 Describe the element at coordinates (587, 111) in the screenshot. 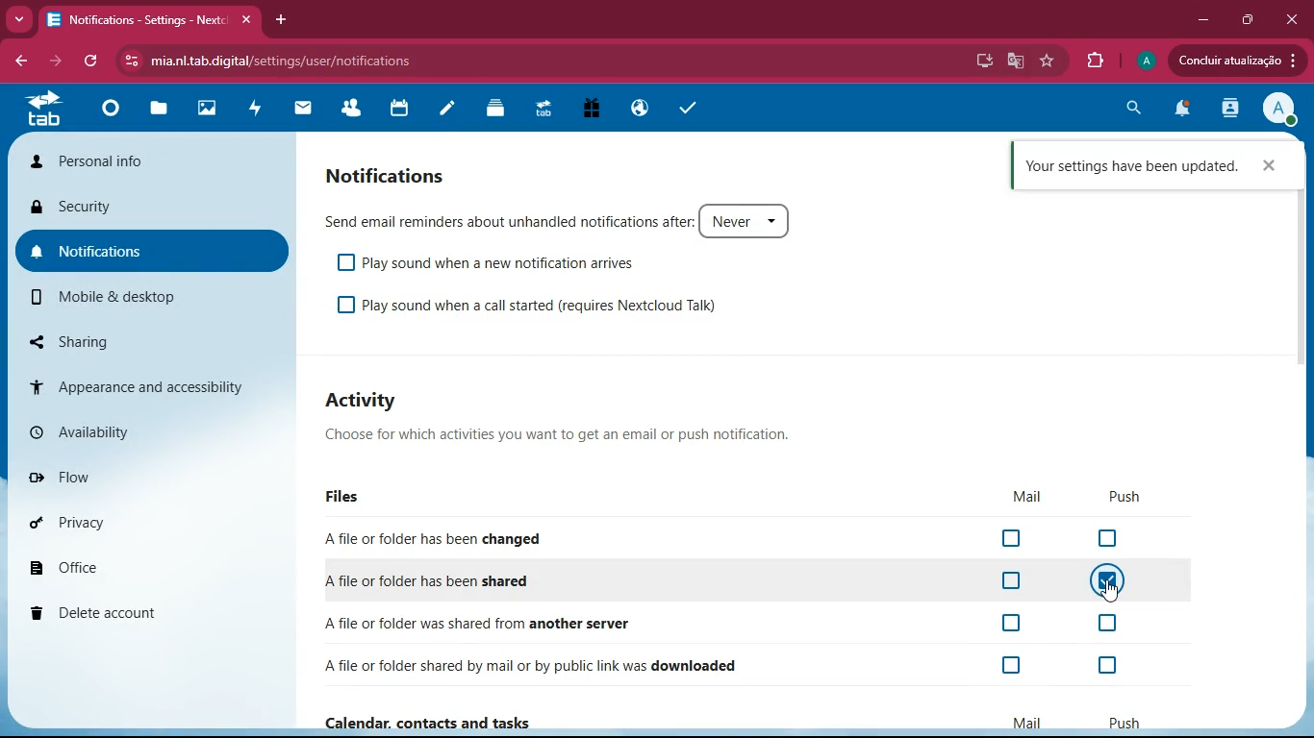

I see `gift` at that location.